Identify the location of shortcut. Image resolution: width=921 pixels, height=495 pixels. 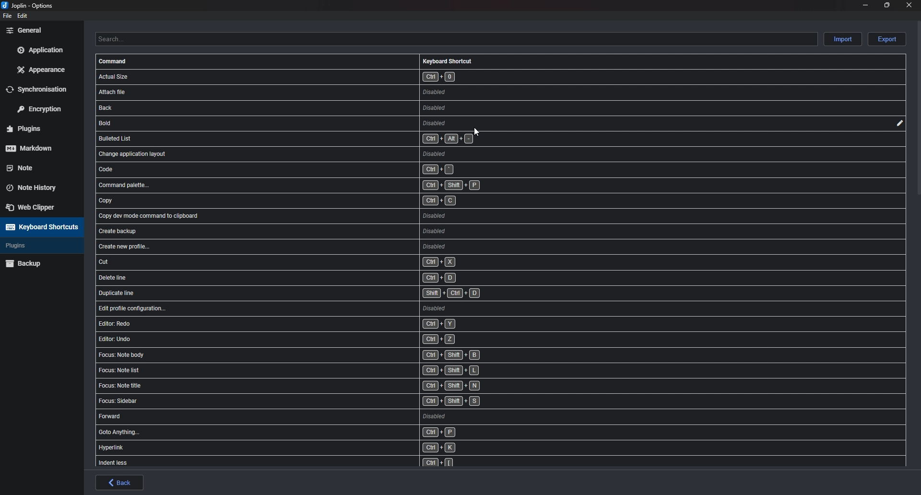
(325, 216).